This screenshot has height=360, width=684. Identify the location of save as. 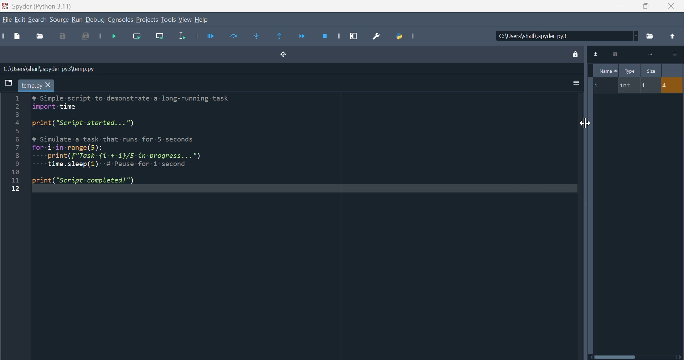
(64, 37).